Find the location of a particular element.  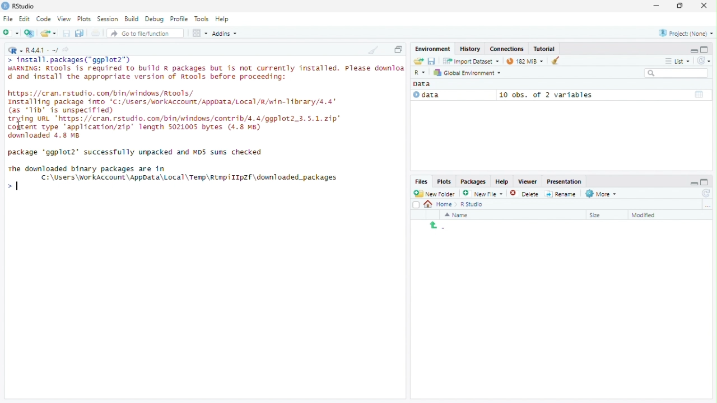

Create new file is located at coordinates (483, 193).